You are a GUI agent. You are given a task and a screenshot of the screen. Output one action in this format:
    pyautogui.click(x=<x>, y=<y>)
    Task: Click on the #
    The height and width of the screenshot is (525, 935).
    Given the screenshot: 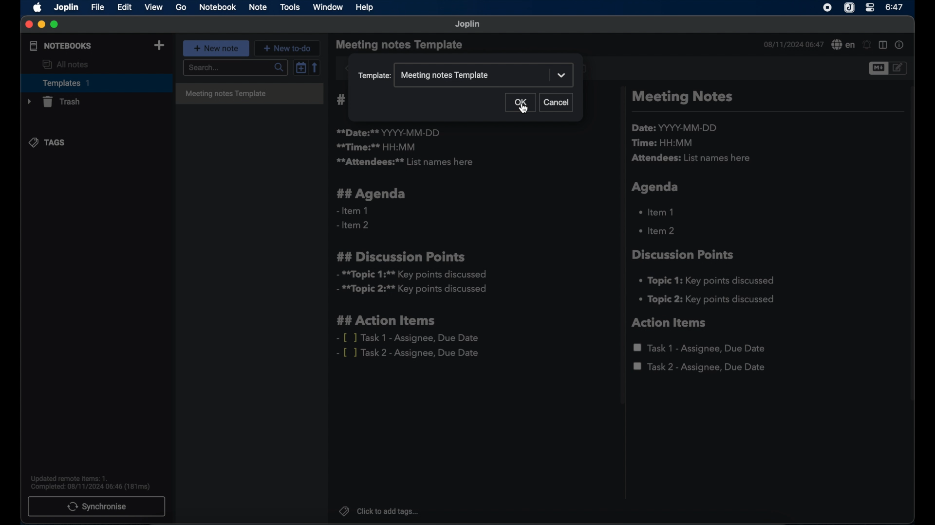 What is the action you would take?
    pyautogui.click(x=341, y=100)
    